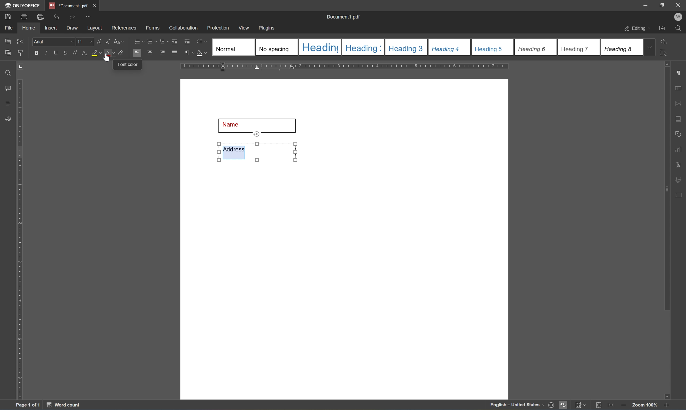 Image resolution: width=686 pixels, height=410 pixels. Describe the element at coordinates (68, 6) in the screenshot. I see `presentation1.pdf` at that location.